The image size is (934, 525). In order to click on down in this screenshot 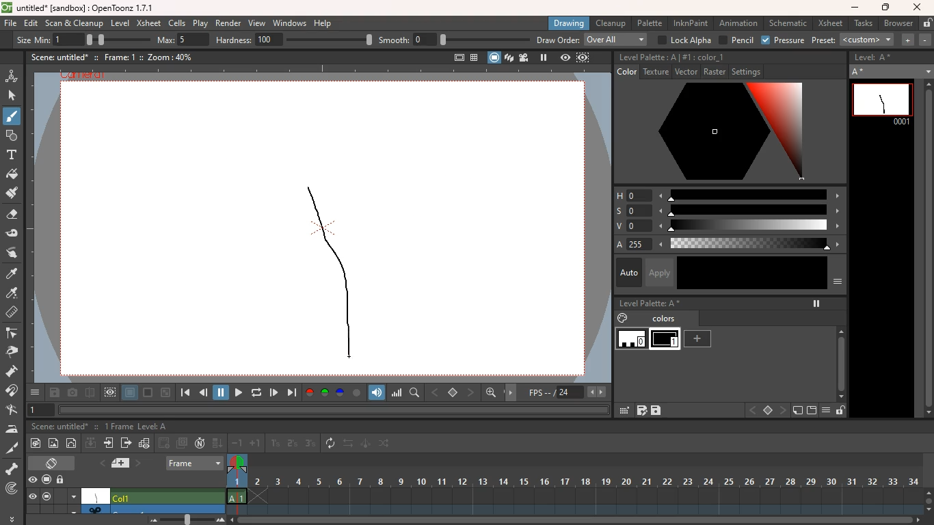, I will do `click(90, 444)`.